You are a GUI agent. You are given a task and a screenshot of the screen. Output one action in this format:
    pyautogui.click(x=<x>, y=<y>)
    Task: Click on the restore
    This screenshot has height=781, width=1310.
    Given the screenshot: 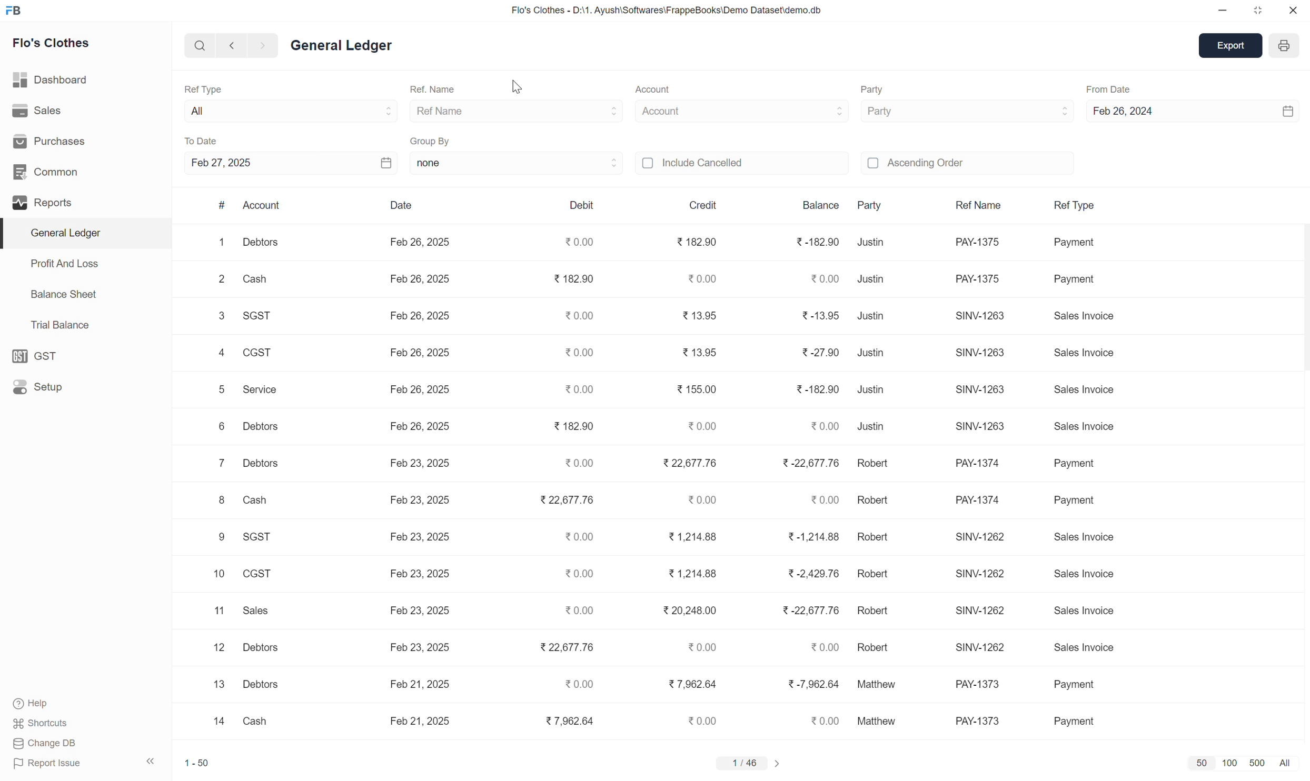 What is the action you would take?
    pyautogui.click(x=1259, y=12)
    